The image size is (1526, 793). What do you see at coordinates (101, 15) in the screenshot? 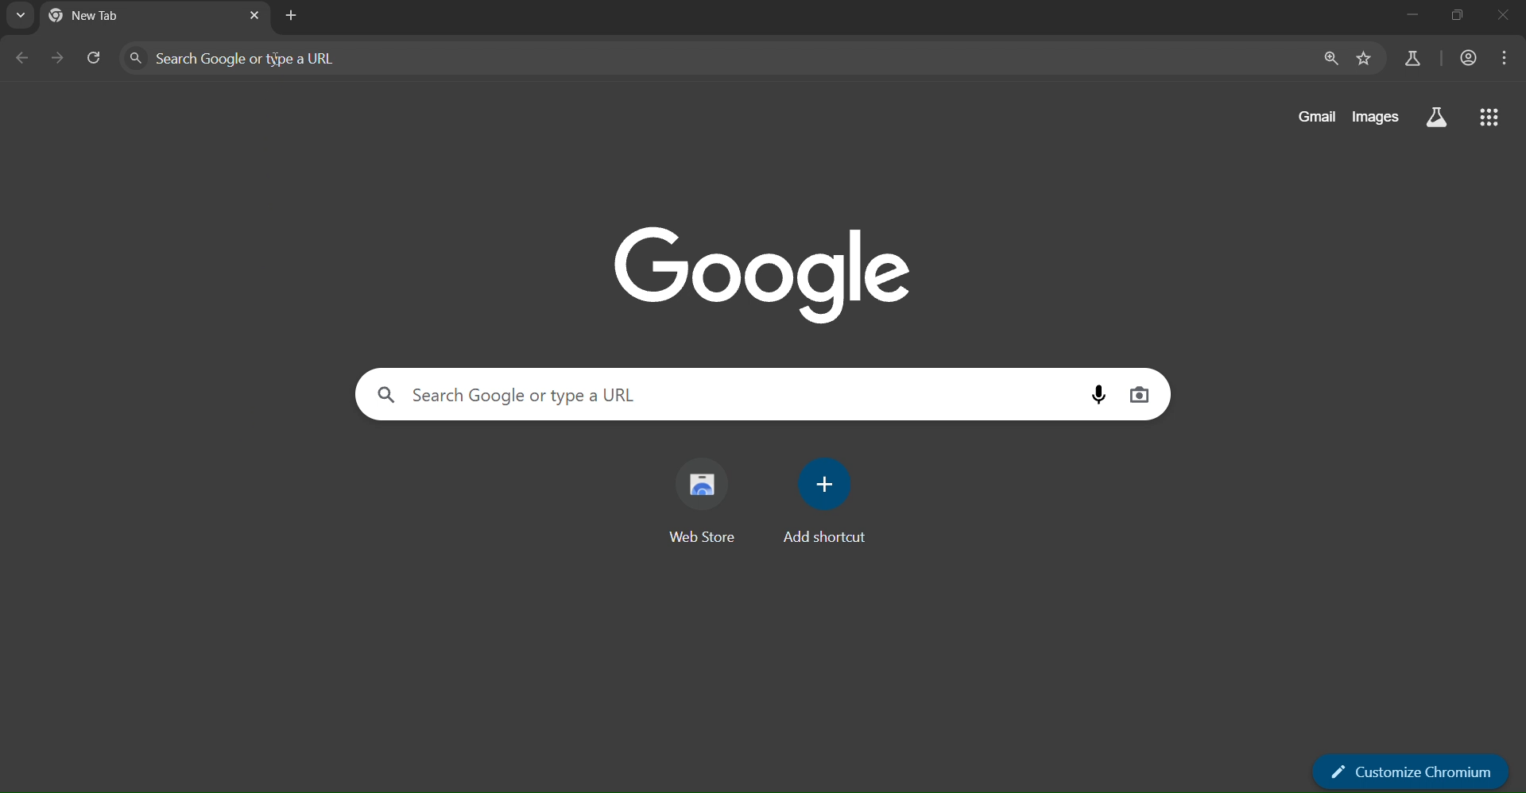
I see `currenttab` at bounding box center [101, 15].